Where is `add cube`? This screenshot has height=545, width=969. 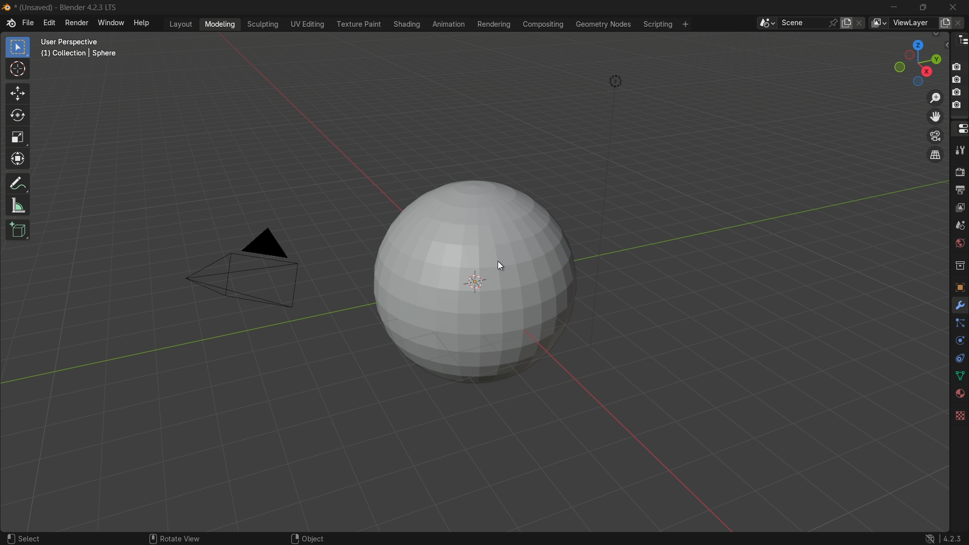
add cube is located at coordinates (18, 229).